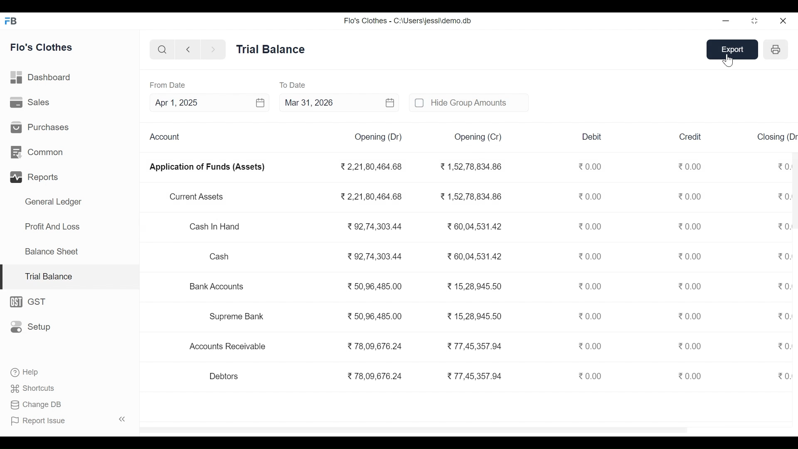 This screenshot has width=798, height=449. What do you see at coordinates (590, 286) in the screenshot?
I see `0.00` at bounding box center [590, 286].